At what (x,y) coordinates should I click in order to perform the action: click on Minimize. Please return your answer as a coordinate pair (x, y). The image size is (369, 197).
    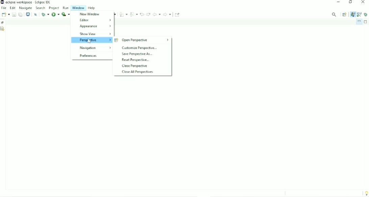
    Looking at the image, I should click on (359, 22).